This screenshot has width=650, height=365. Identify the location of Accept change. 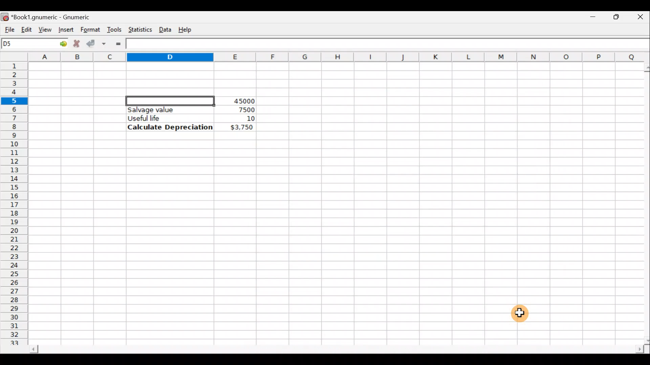
(96, 43).